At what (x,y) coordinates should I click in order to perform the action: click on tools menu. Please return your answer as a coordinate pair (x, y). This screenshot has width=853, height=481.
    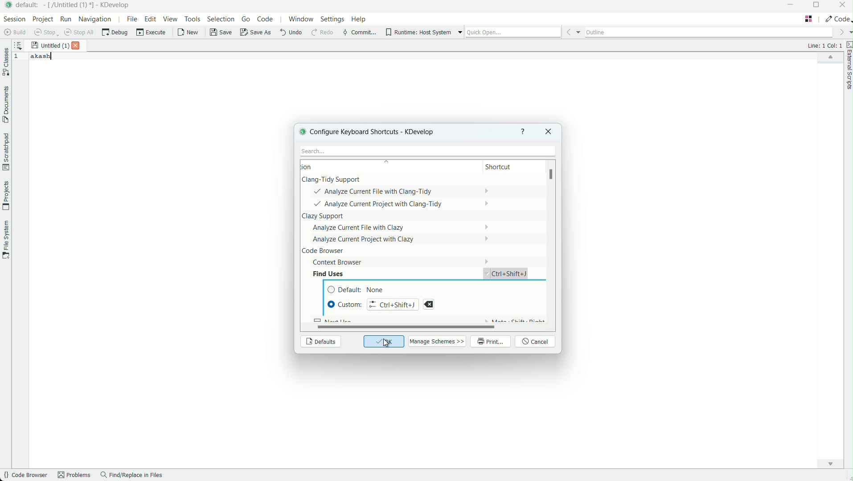
    Looking at the image, I should click on (192, 19).